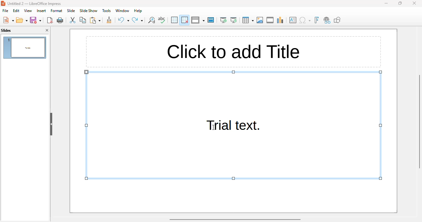 Image resolution: width=422 pixels, height=222 pixels. Describe the element at coordinates (137, 20) in the screenshot. I see `redo` at that location.